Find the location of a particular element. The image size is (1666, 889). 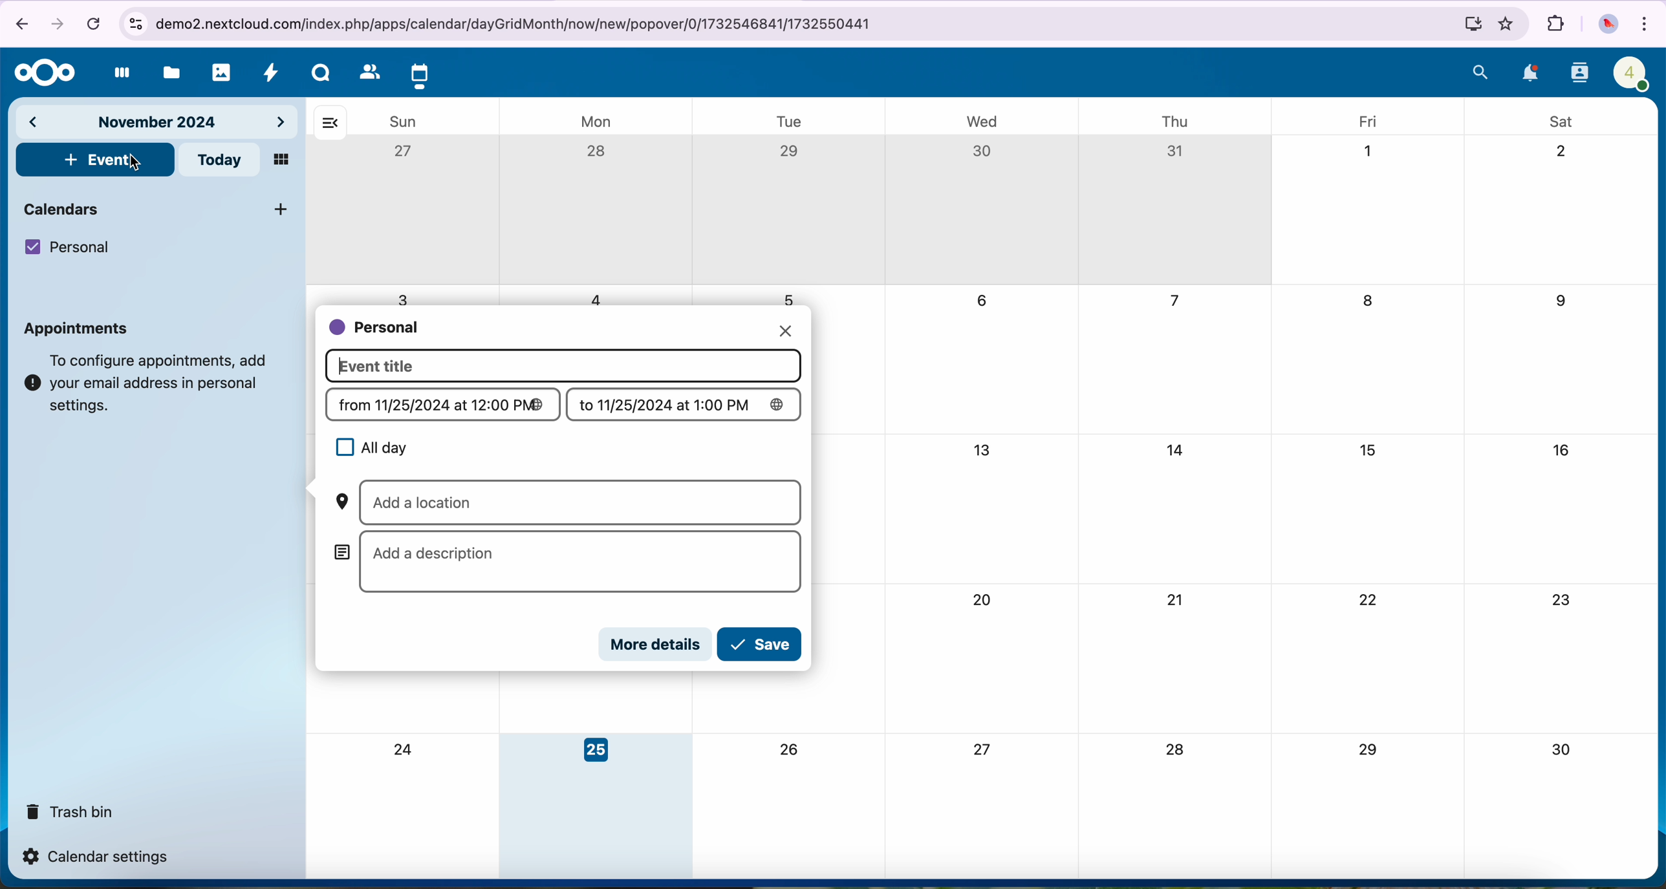

profile picture is located at coordinates (1605, 25).